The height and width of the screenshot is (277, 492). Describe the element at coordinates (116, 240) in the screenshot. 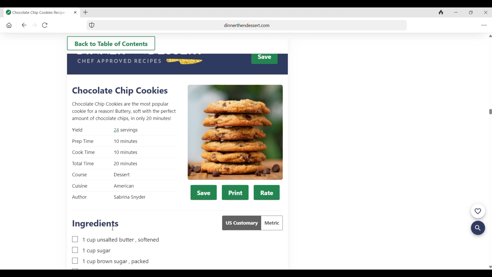

I see `1 cup unsalted butter, softened` at that location.